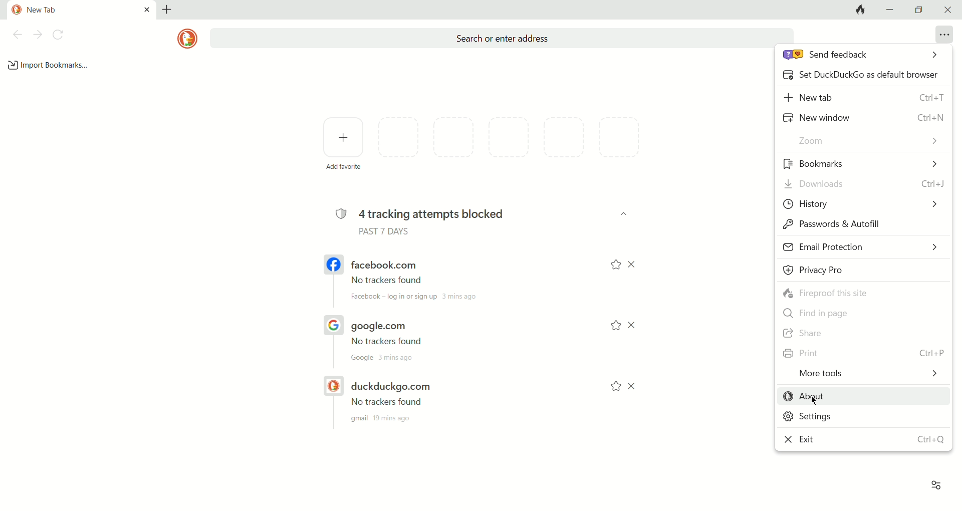 This screenshot has width=962, height=511. Describe the element at coordinates (948, 9) in the screenshot. I see `close` at that location.